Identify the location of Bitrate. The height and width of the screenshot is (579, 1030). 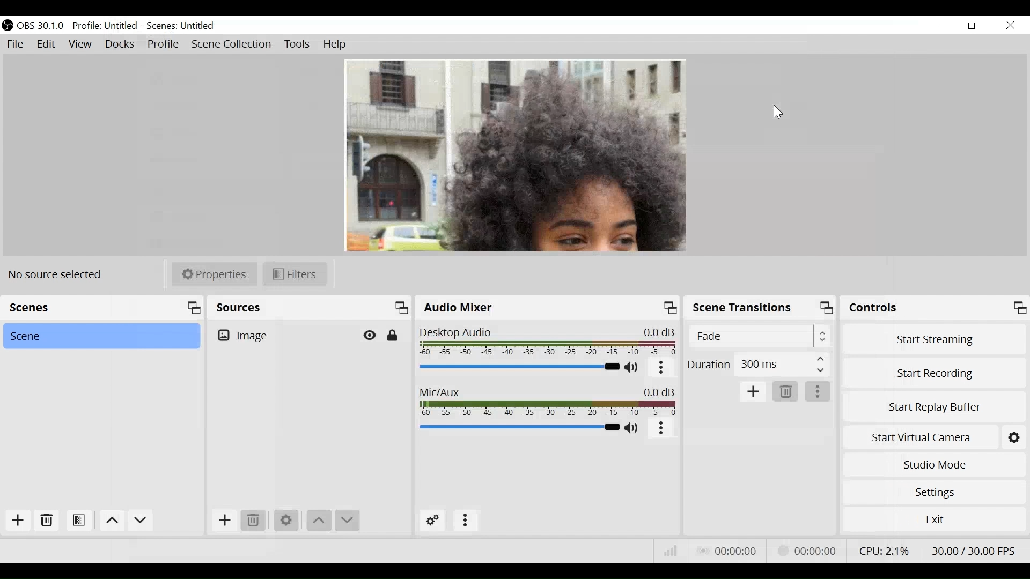
(671, 553).